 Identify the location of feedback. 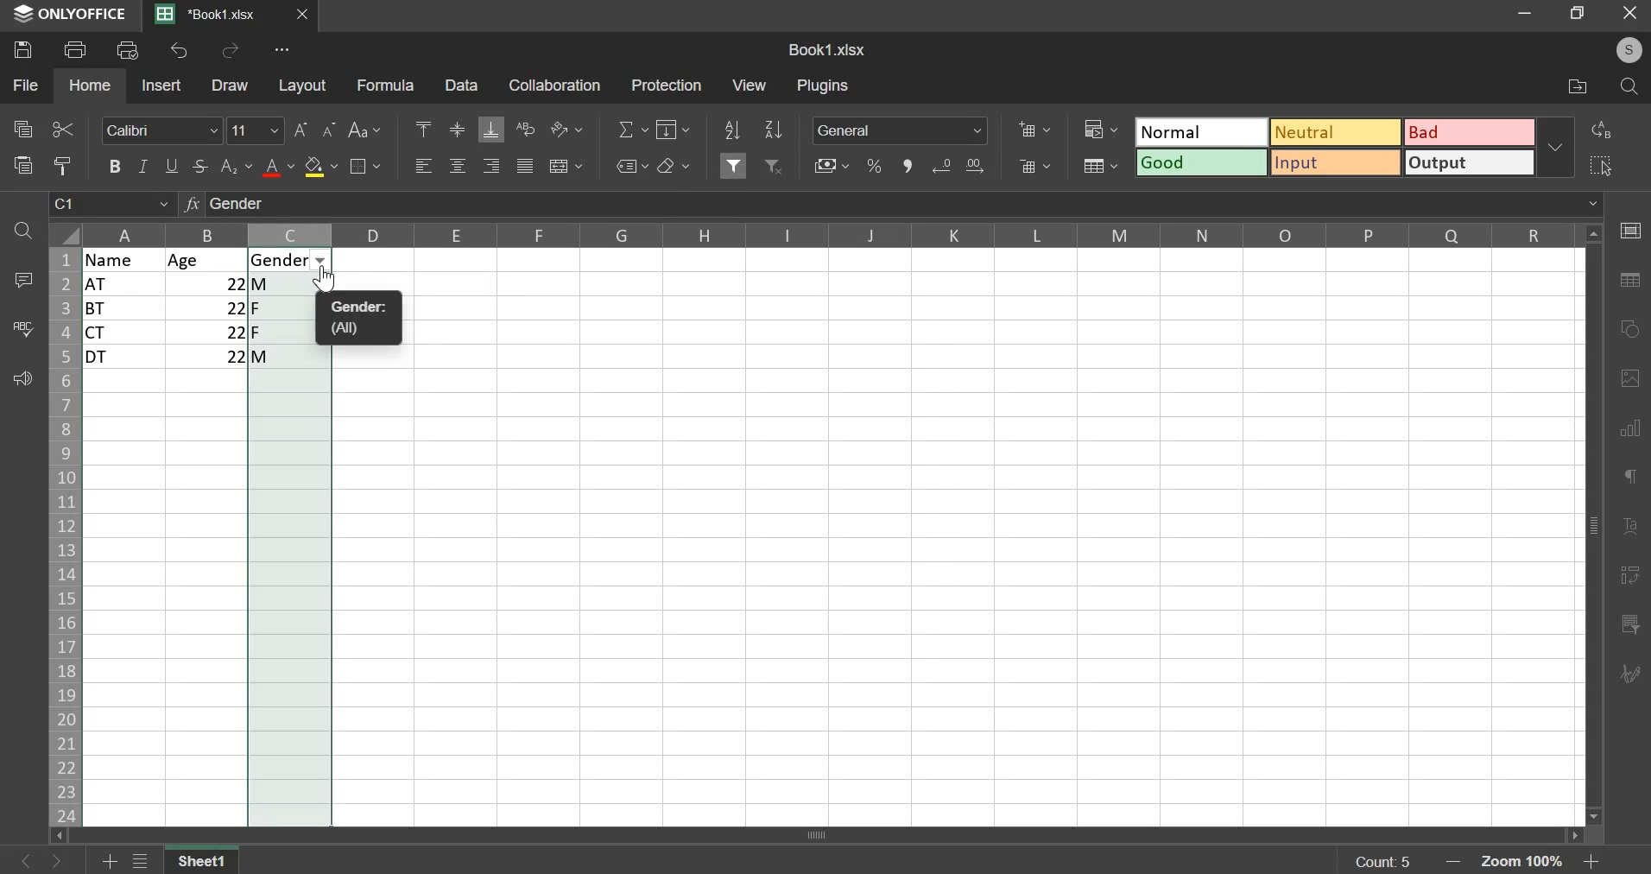
(20, 379).